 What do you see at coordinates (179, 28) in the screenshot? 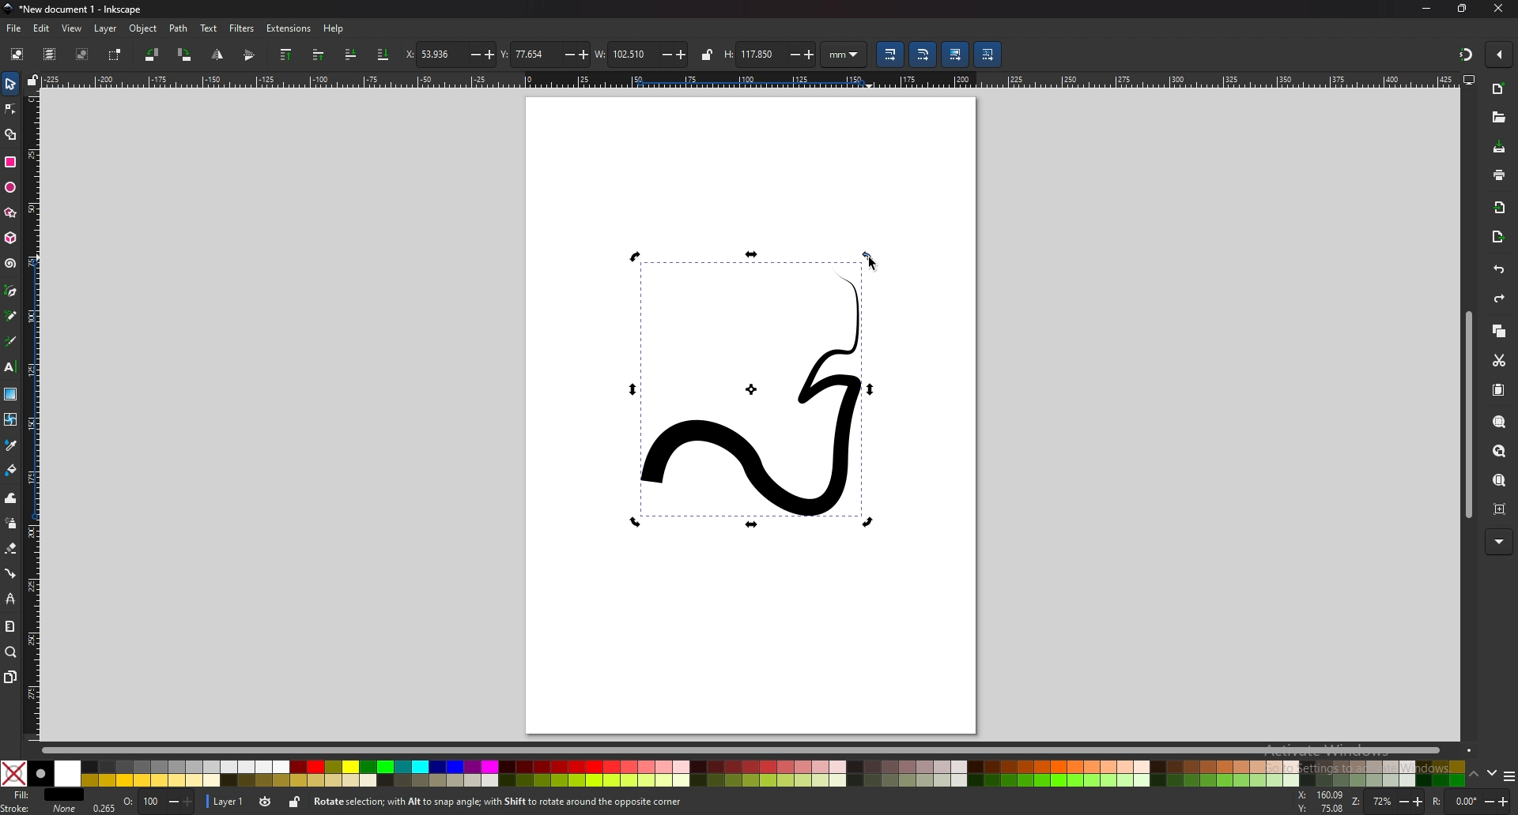
I see `path` at bounding box center [179, 28].